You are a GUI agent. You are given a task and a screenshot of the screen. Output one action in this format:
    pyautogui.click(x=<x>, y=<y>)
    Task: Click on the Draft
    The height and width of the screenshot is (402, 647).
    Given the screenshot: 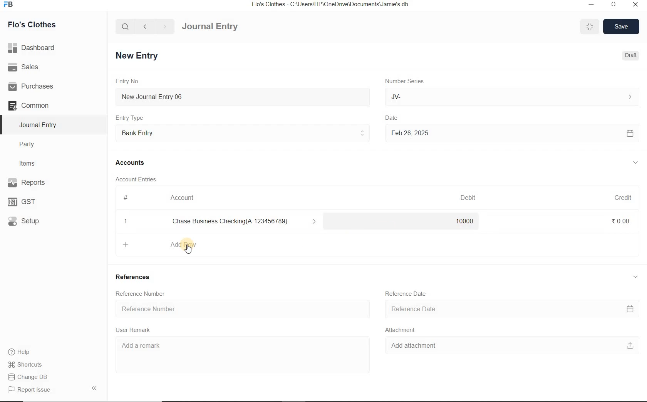 What is the action you would take?
    pyautogui.click(x=629, y=55)
    